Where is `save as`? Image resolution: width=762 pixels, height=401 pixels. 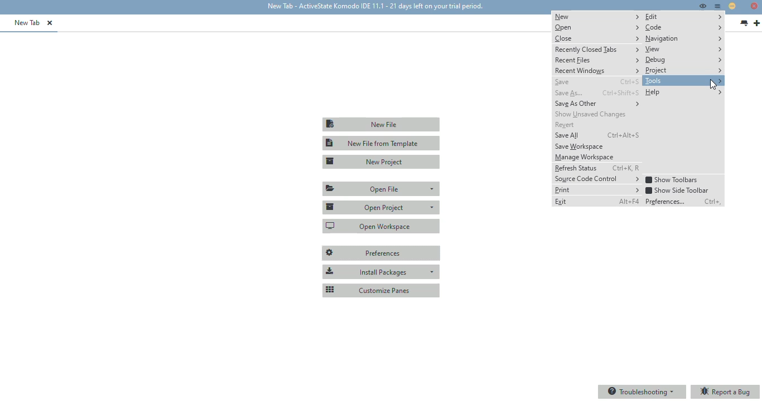 save as is located at coordinates (570, 94).